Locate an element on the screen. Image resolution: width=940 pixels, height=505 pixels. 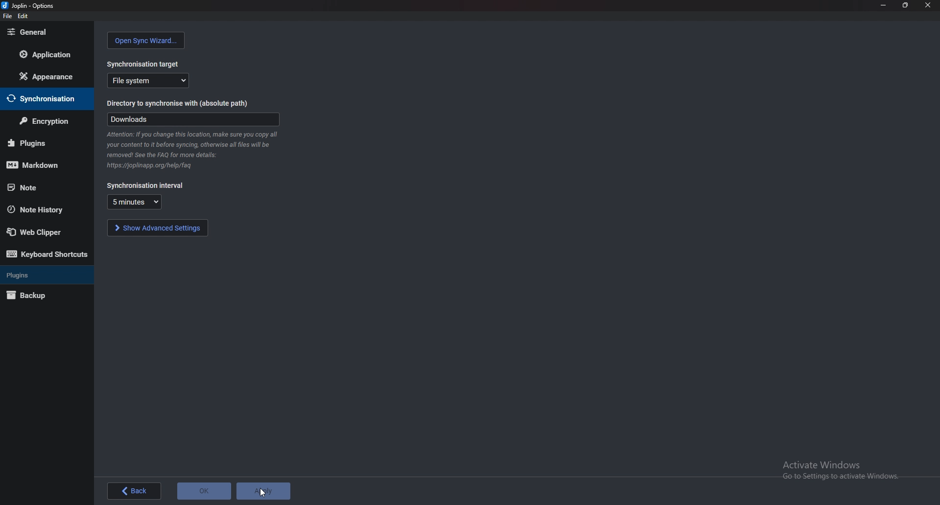
Minimize is located at coordinates (883, 5).